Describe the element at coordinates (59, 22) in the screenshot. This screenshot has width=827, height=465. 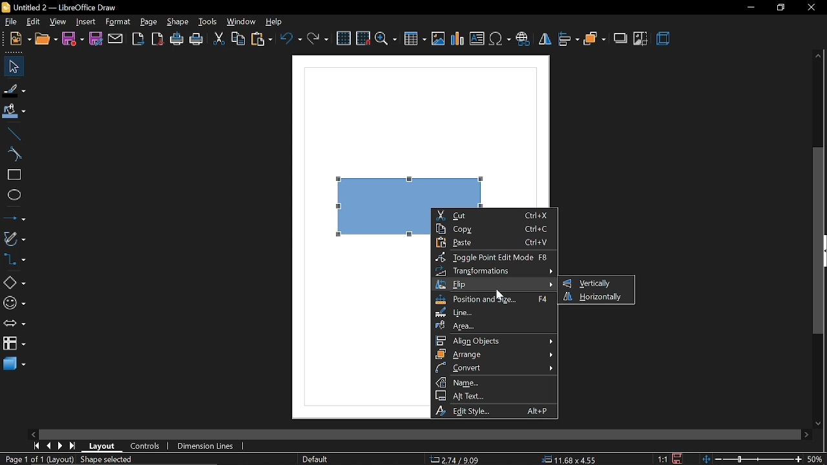
I see `view` at that location.